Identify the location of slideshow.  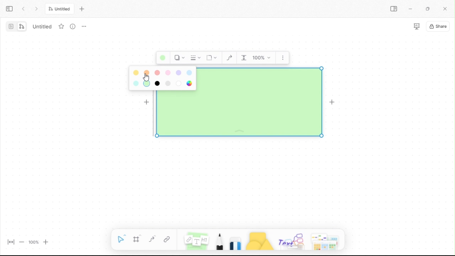
(416, 26).